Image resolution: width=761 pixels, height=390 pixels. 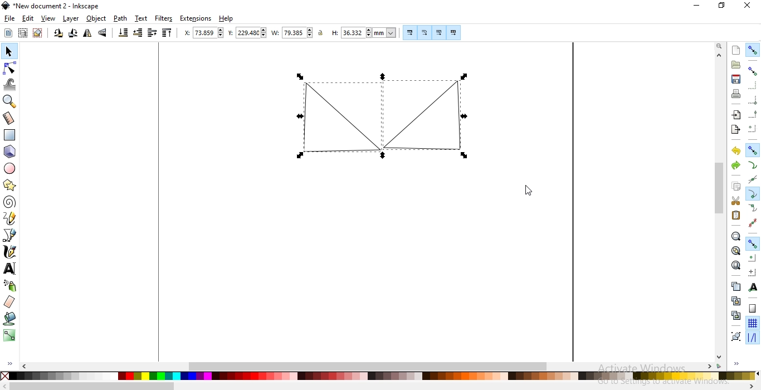 What do you see at coordinates (735, 286) in the screenshot?
I see `duplicate selected objects` at bounding box center [735, 286].